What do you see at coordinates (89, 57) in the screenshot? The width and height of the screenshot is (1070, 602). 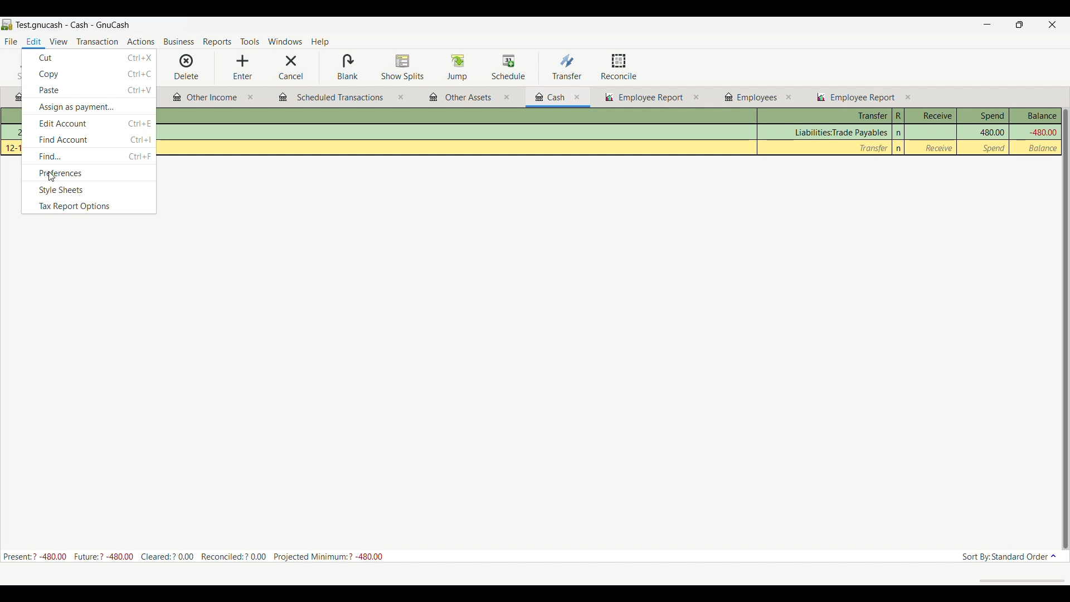 I see `Cut` at bounding box center [89, 57].